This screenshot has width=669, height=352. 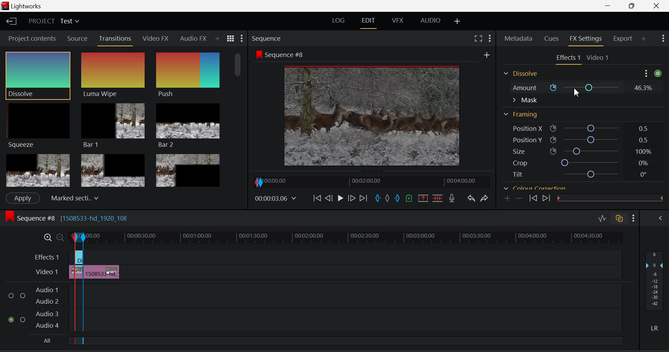 What do you see at coordinates (23, 293) in the screenshot?
I see `Audio Input Checkbox` at bounding box center [23, 293].